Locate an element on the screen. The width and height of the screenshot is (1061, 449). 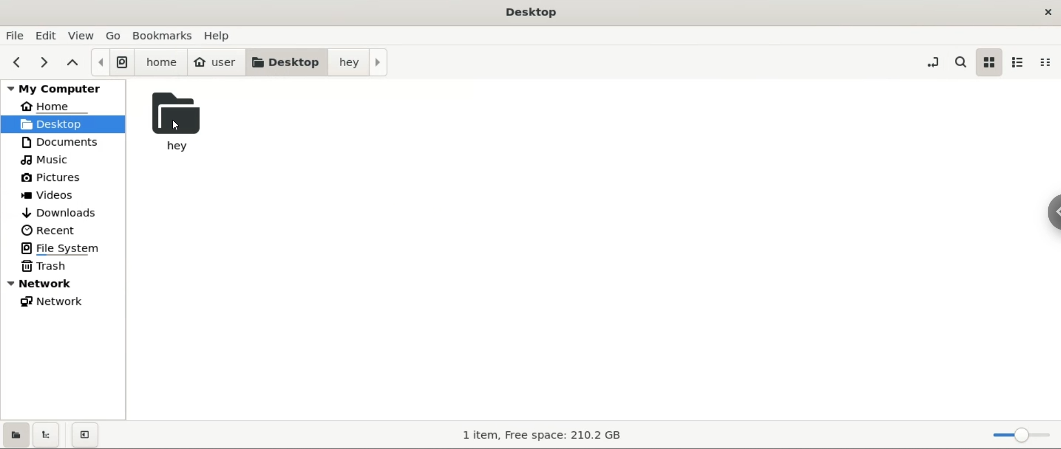
title is located at coordinates (528, 11).